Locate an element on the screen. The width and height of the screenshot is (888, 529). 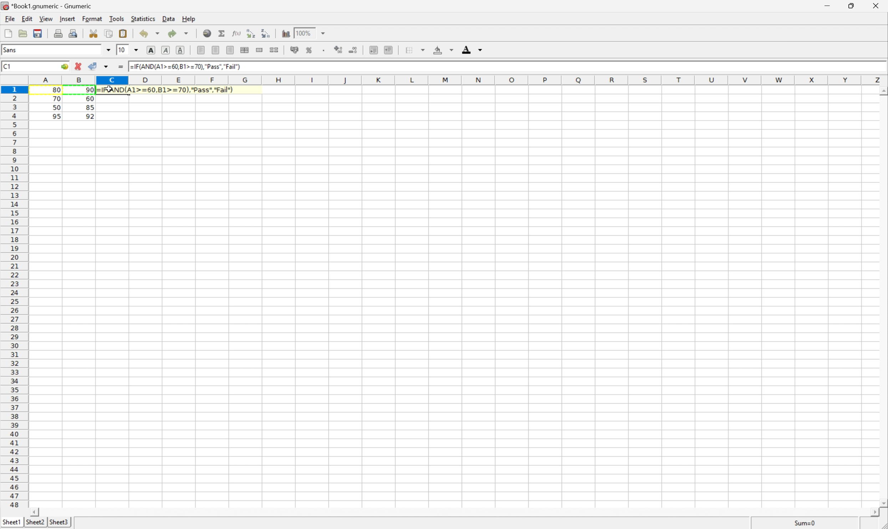
92 is located at coordinates (90, 116).